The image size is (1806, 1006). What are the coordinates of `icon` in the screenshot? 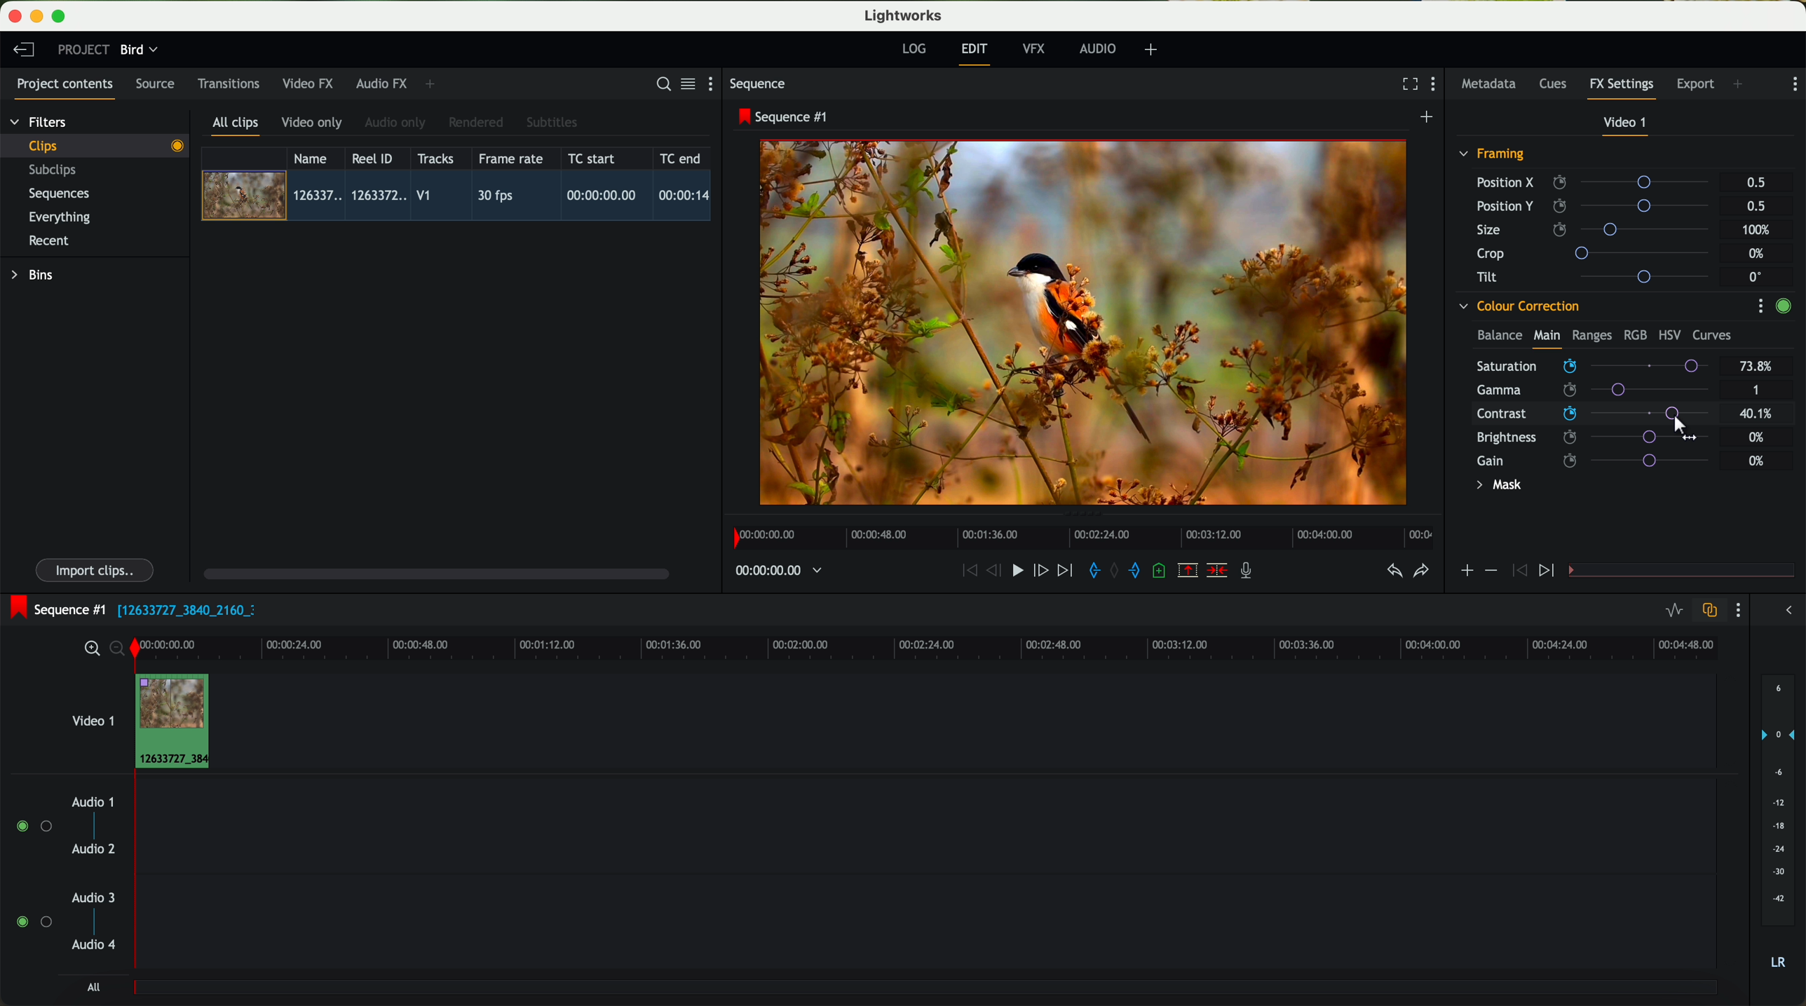 It's located at (1490, 571).